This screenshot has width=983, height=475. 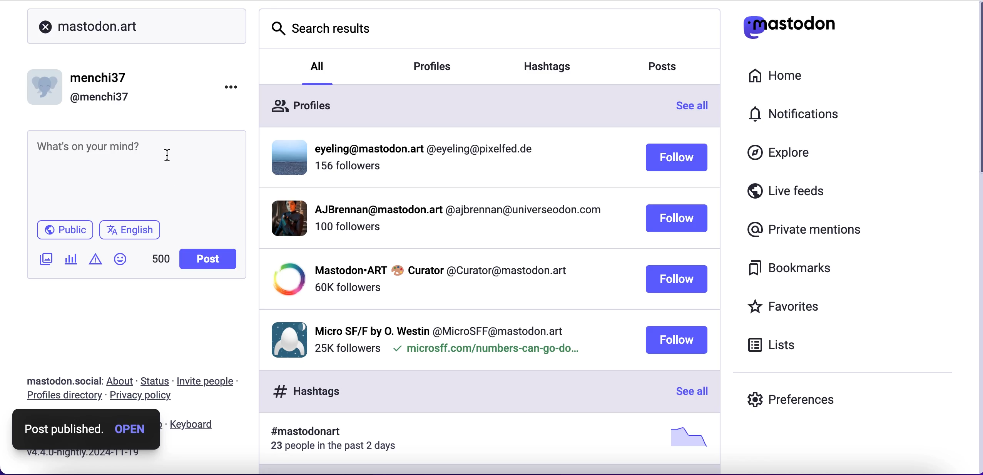 What do you see at coordinates (144, 397) in the screenshot?
I see `privacy policy` at bounding box center [144, 397].